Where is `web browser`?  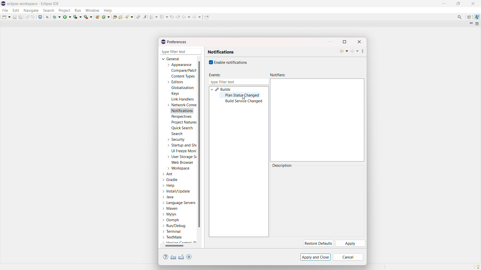
web browser is located at coordinates (183, 162).